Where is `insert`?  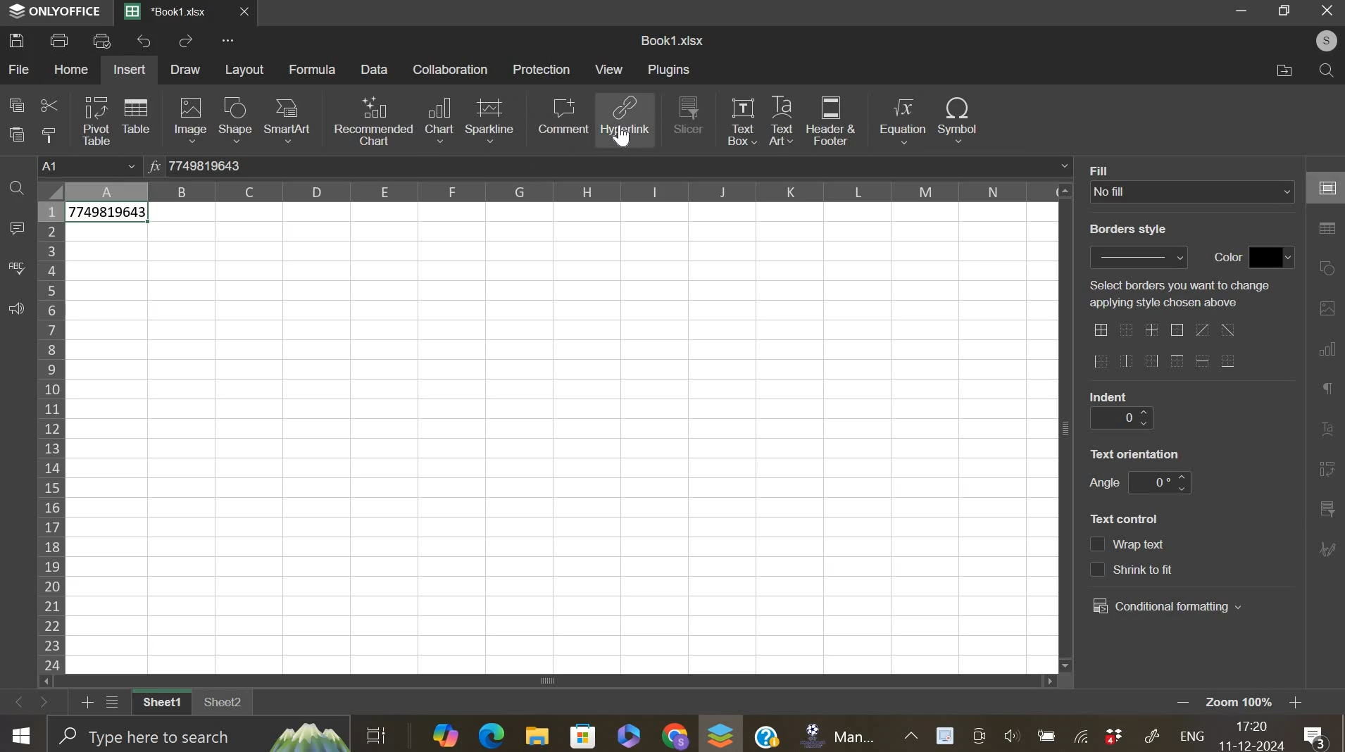
insert is located at coordinates (129, 70).